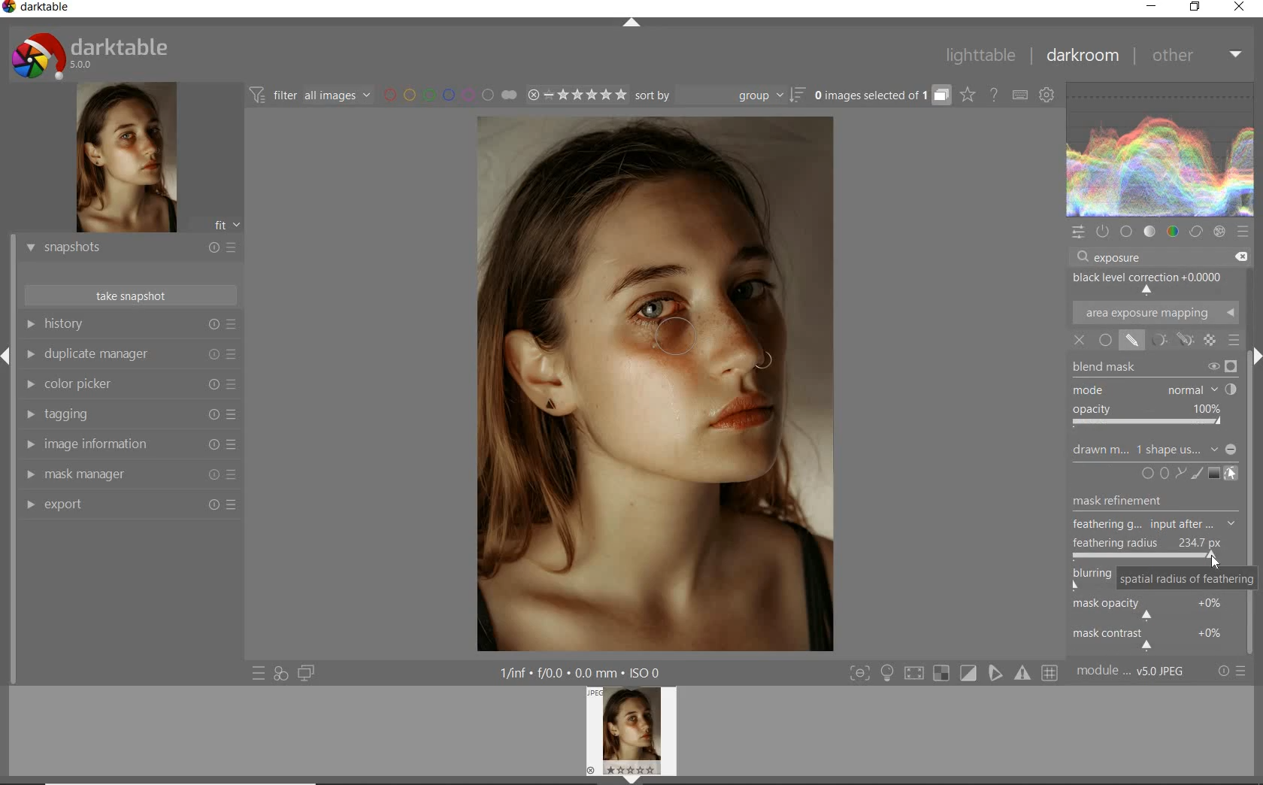 The image size is (1263, 785). What do you see at coordinates (1102, 232) in the screenshot?
I see `show only active modules` at bounding box center [1102, 232].